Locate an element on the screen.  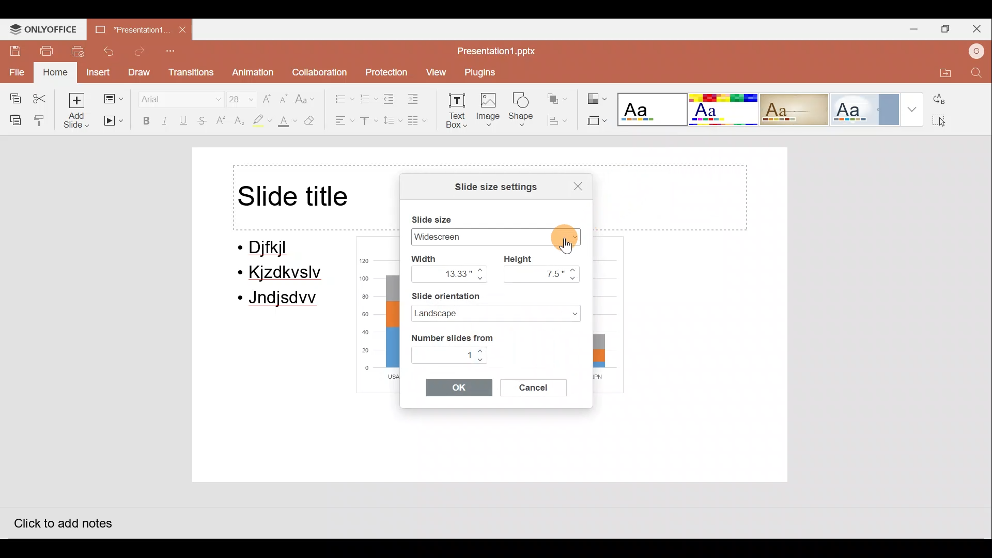
Navigate down is located at coordinates (483, 360).